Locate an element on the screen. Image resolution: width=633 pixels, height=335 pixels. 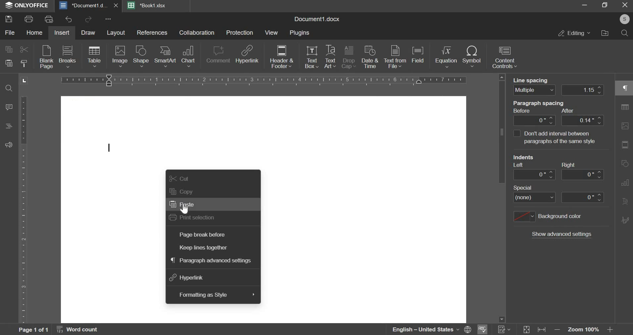
vertical scale is located at coordinates (24, 210).